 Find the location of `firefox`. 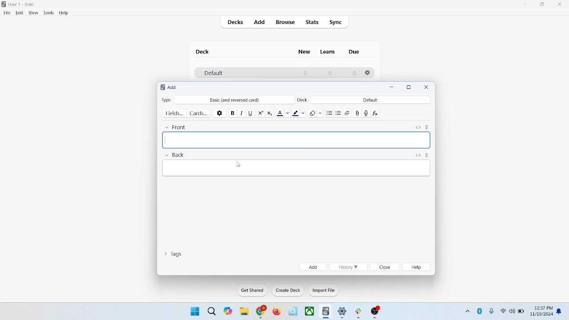

firefox is located at coordinates (276, 312).